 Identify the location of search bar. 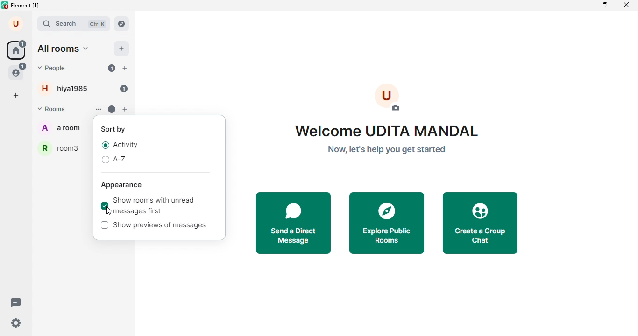
(75, 24).